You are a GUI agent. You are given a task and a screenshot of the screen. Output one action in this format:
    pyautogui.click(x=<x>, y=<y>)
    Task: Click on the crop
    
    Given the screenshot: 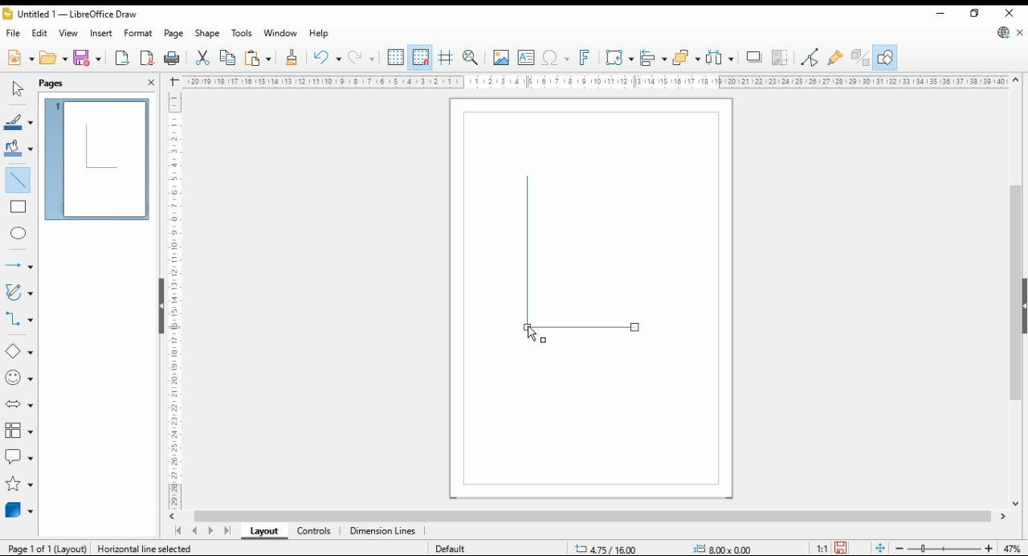 What is the action you would take?
    pyautogui.click(x=782, y=58)
    